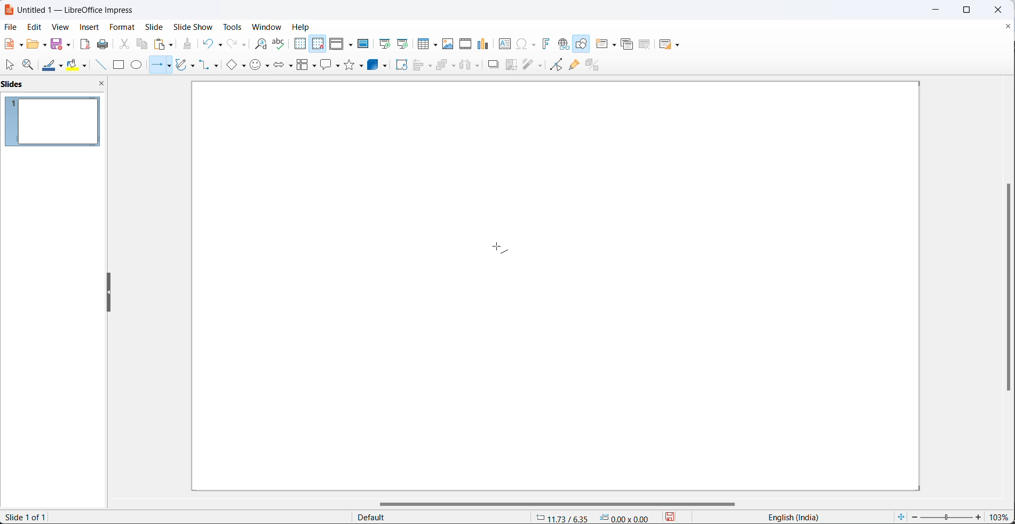  I want to click on window, so click(266, 28).